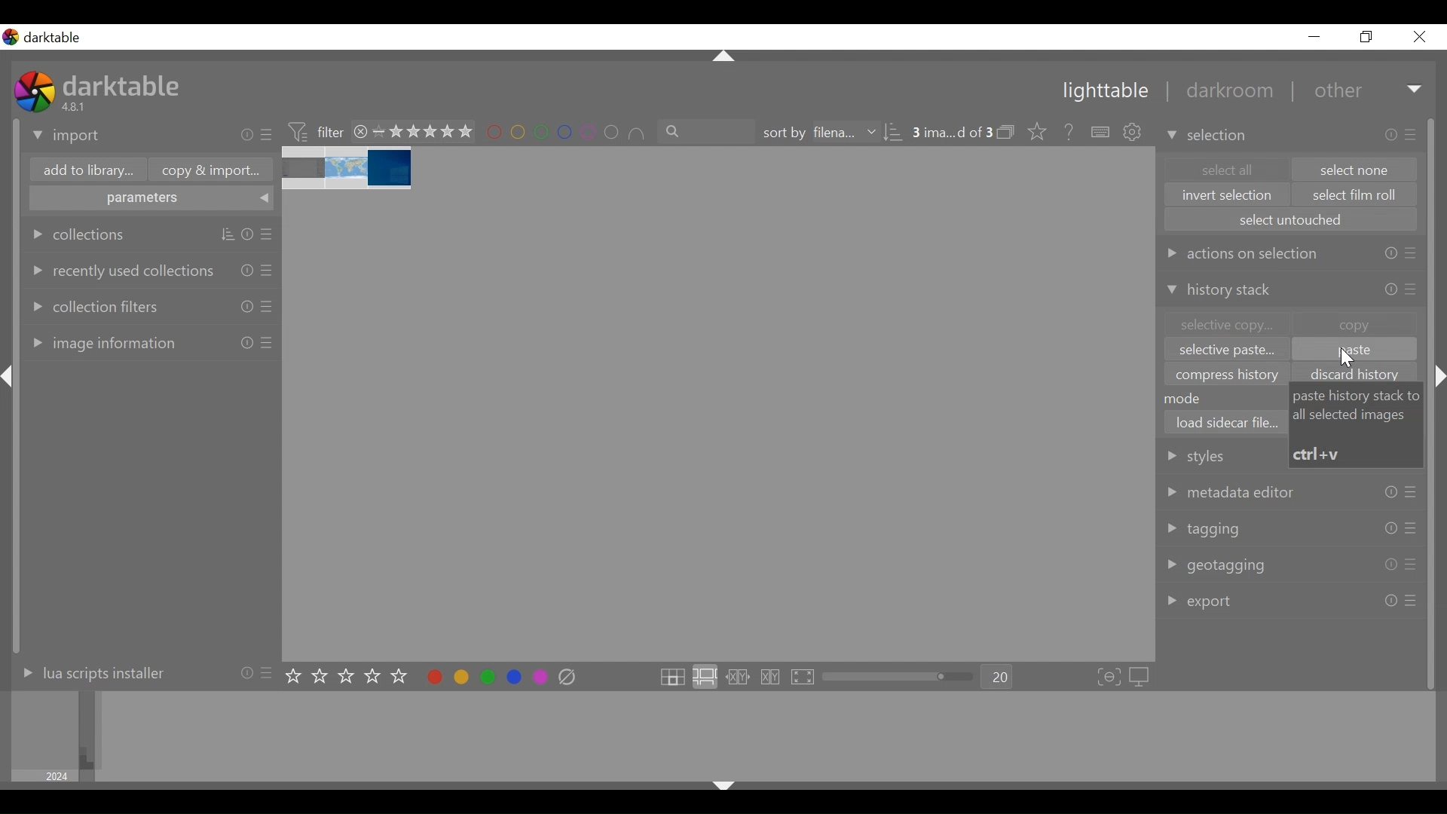  I want to click on Collapse , so click(11, 377).